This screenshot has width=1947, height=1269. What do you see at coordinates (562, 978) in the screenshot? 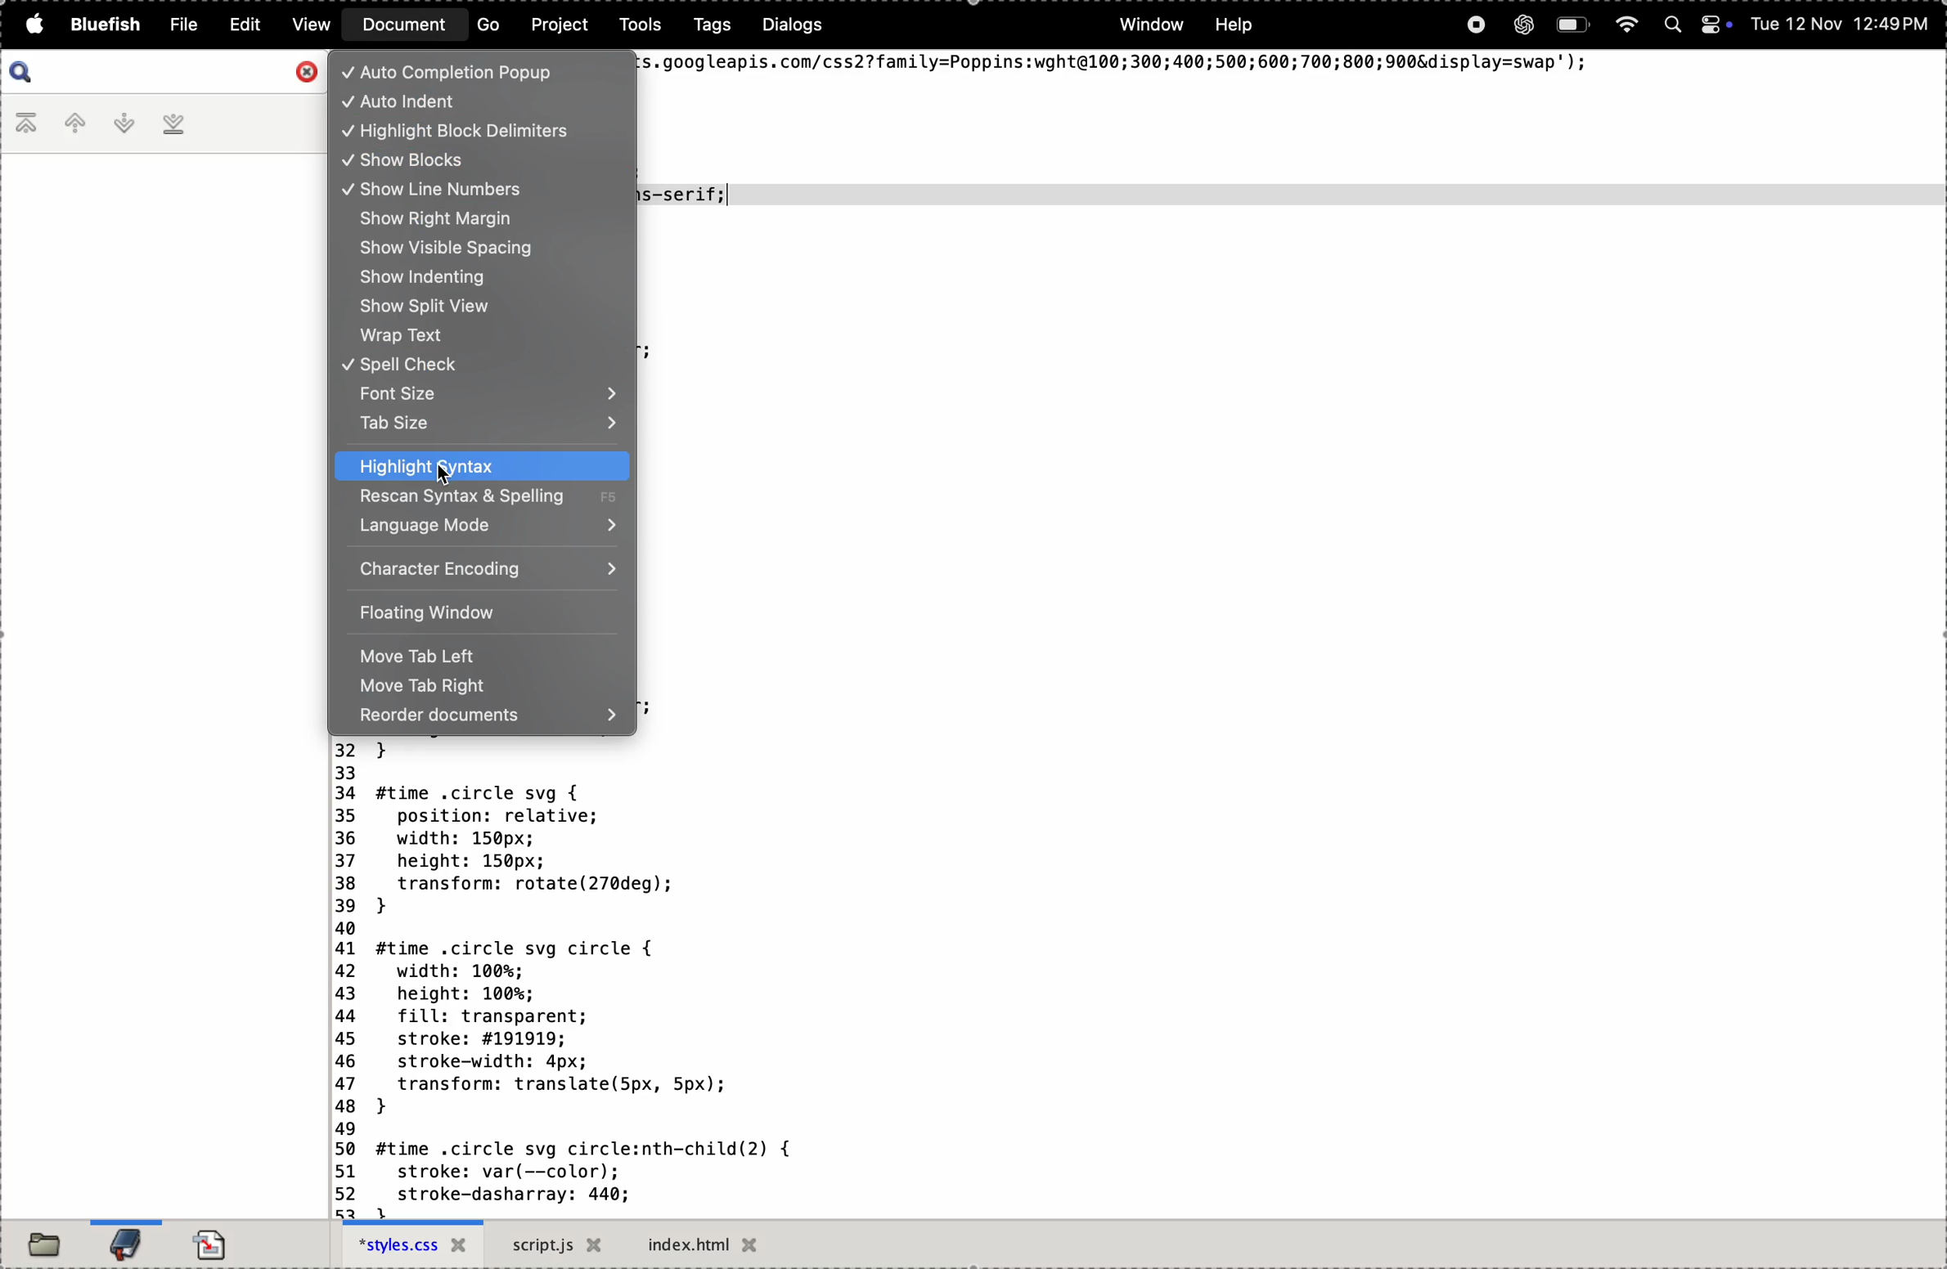
I see `32 }3334 #time .circle svg {35 position: relative;36 width: 150px;37 height: 150px;38 transform: rotate(270deg);39 }4041 #time .circle svg circle {42 width: 100%;43 height: 100%;44 fill: transparent;45 stroke: #191919;46 stroke-width: 4px;47 transform: translate(5px, 5px);48 }4950 #time .circle svg circle:nth-child(2) {51 stroke: var(--color);52 stroke-dasharray: 440;` at bounding box center [562, 978].